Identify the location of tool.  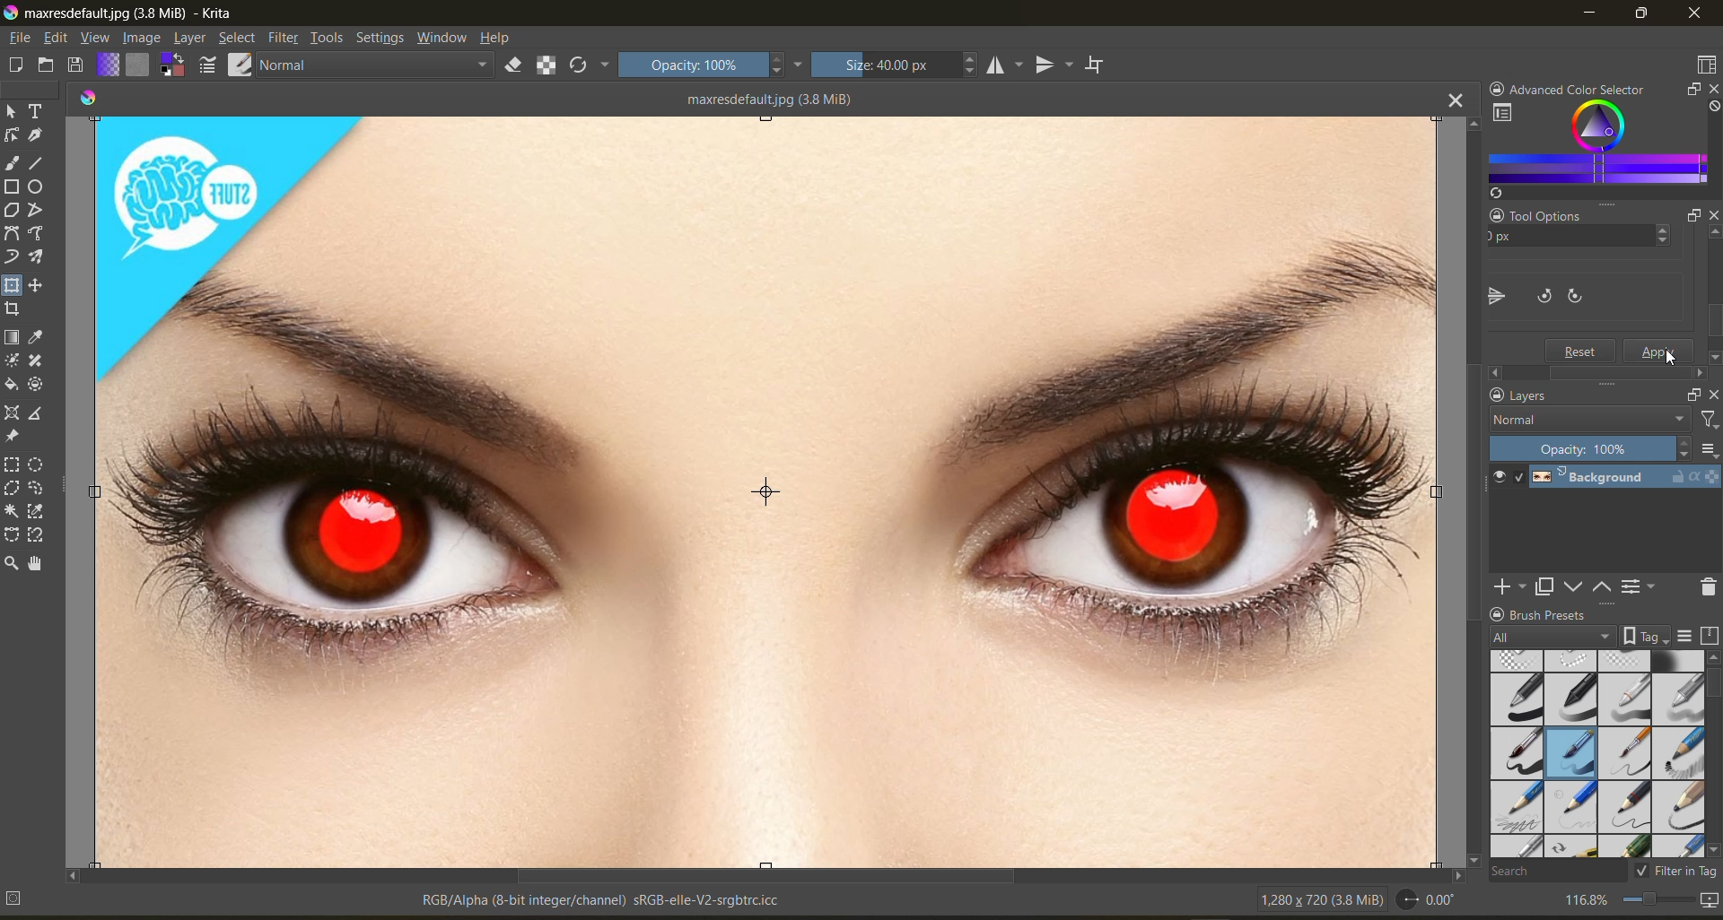
(11, 412).